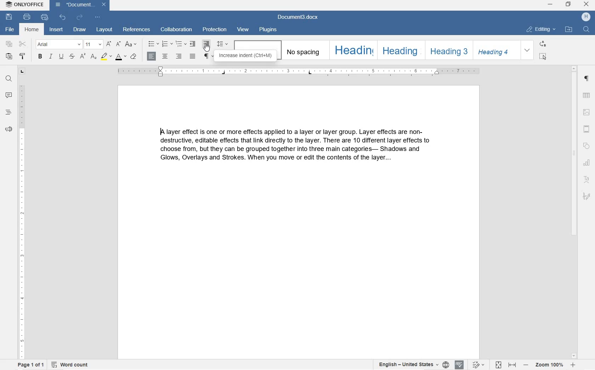 Image resolution: width=595 pixels, height=370 pixels. I want to click on FEEDBACK & SUPPORT, so click(9, 130).